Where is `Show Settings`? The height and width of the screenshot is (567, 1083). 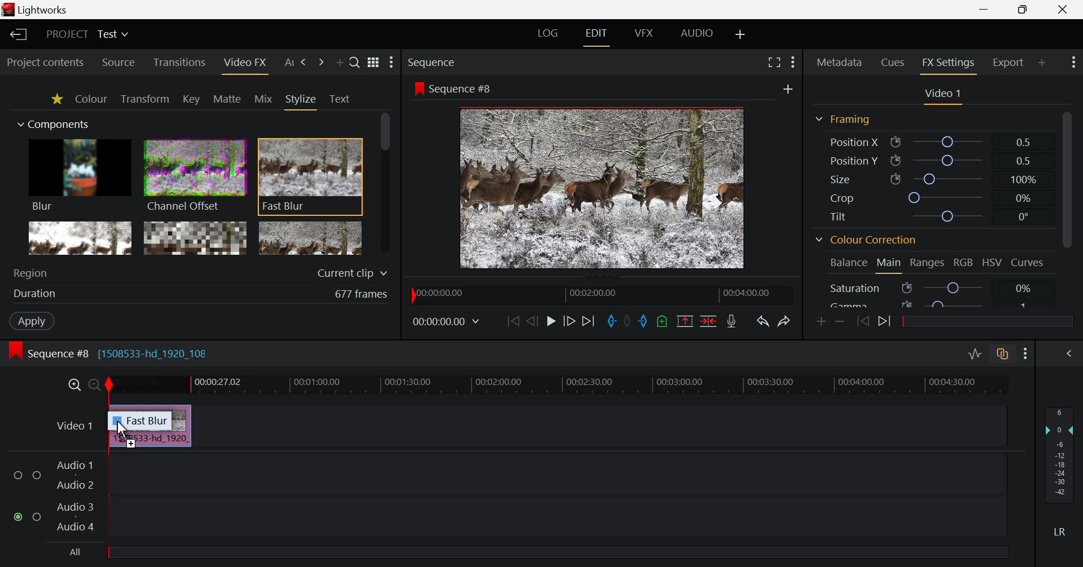 Show Settings is located at coordinates (1073, 62).